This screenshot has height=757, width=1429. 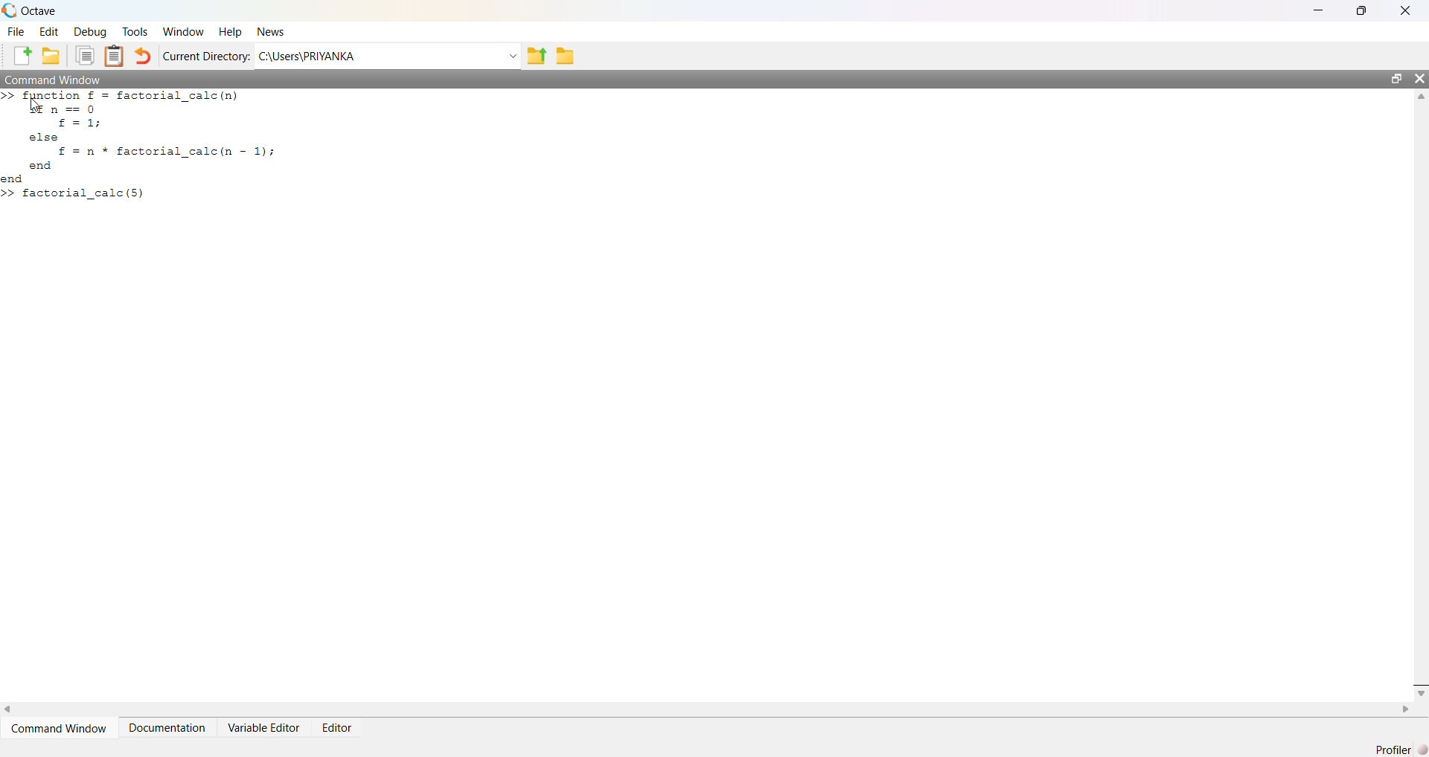 What do you see at coordinates (53, 79) in the screenshot?
I see `Command window` at bounding box center [53, 79].